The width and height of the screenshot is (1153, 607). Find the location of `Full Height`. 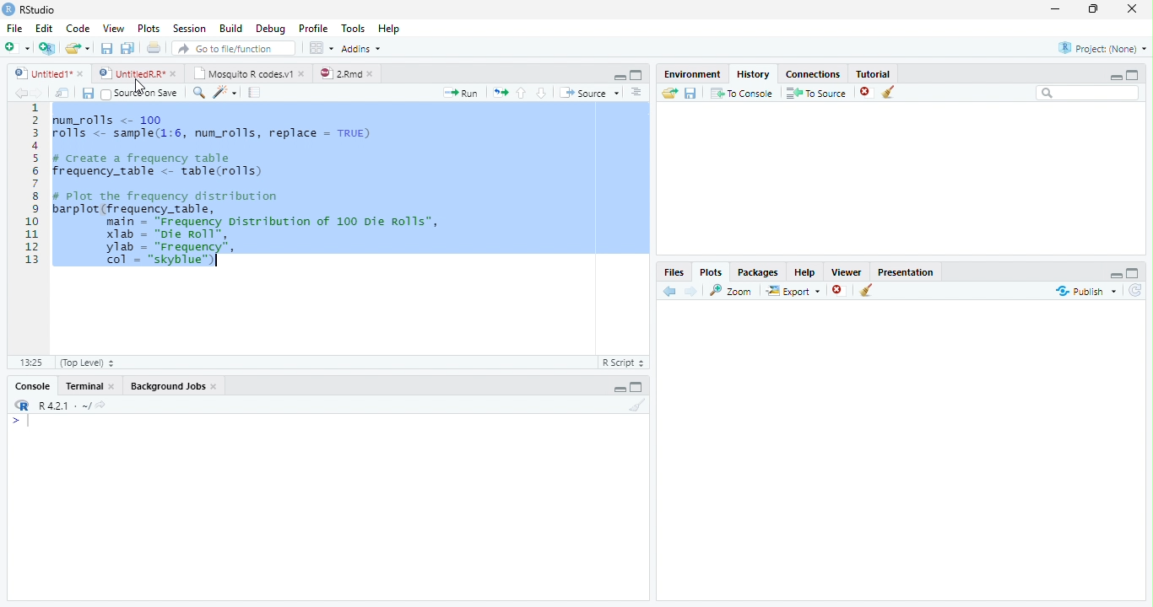

Full Height is located at coordinates (1134, 75).